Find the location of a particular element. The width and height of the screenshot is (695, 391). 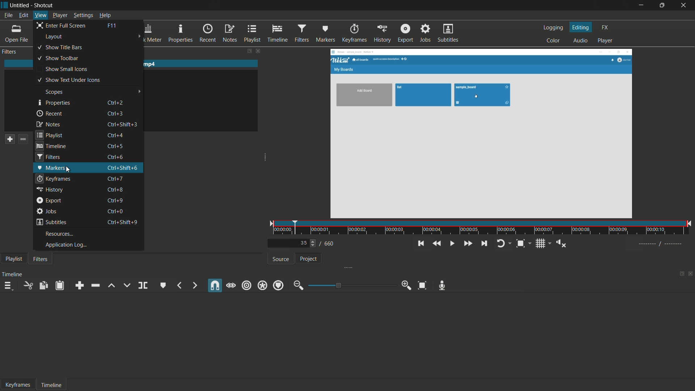

show text under icons is located at coordinates (68, 80).